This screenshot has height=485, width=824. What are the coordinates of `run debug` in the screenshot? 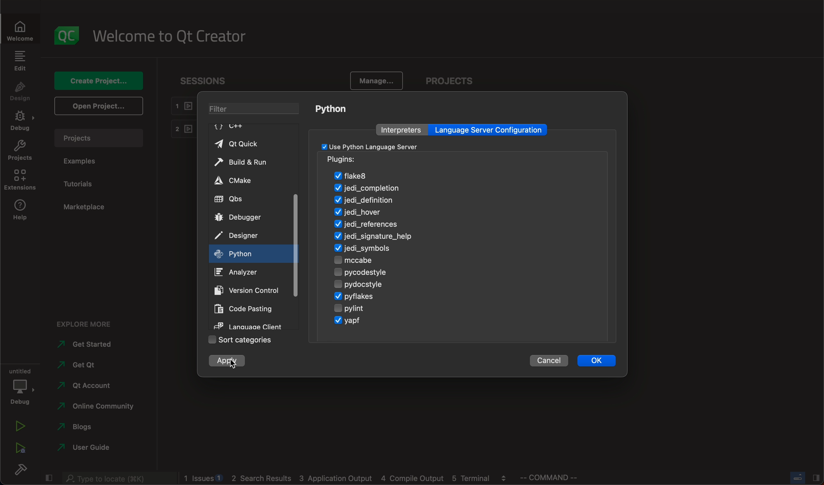 It's located at (18, 449).